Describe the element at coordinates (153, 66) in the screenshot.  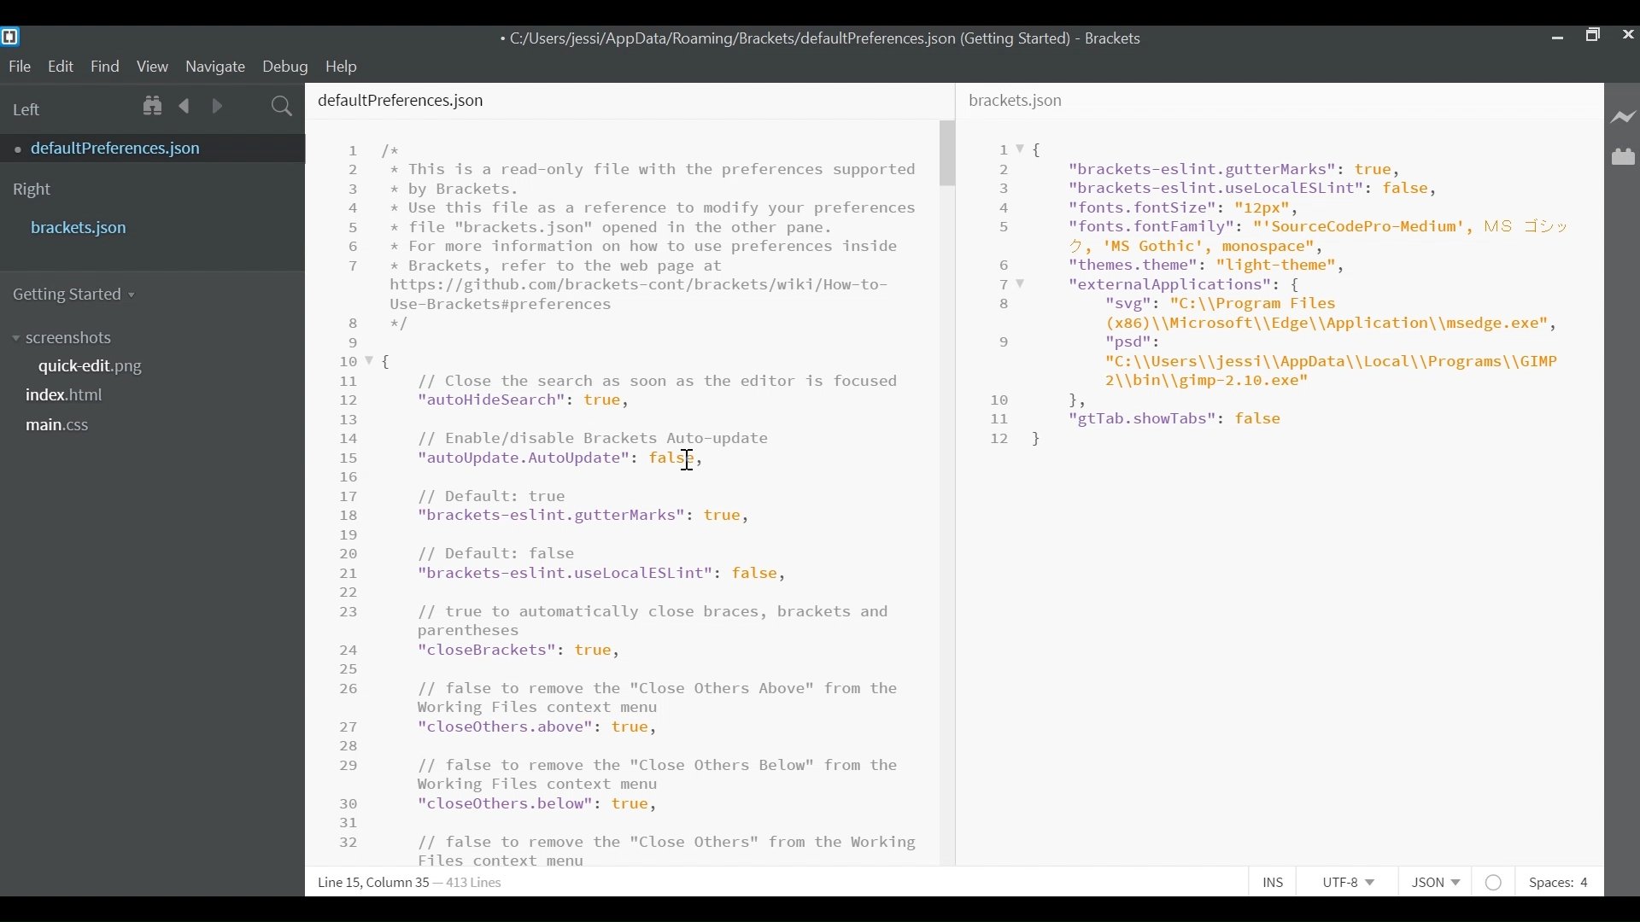
I see `View` at that location.